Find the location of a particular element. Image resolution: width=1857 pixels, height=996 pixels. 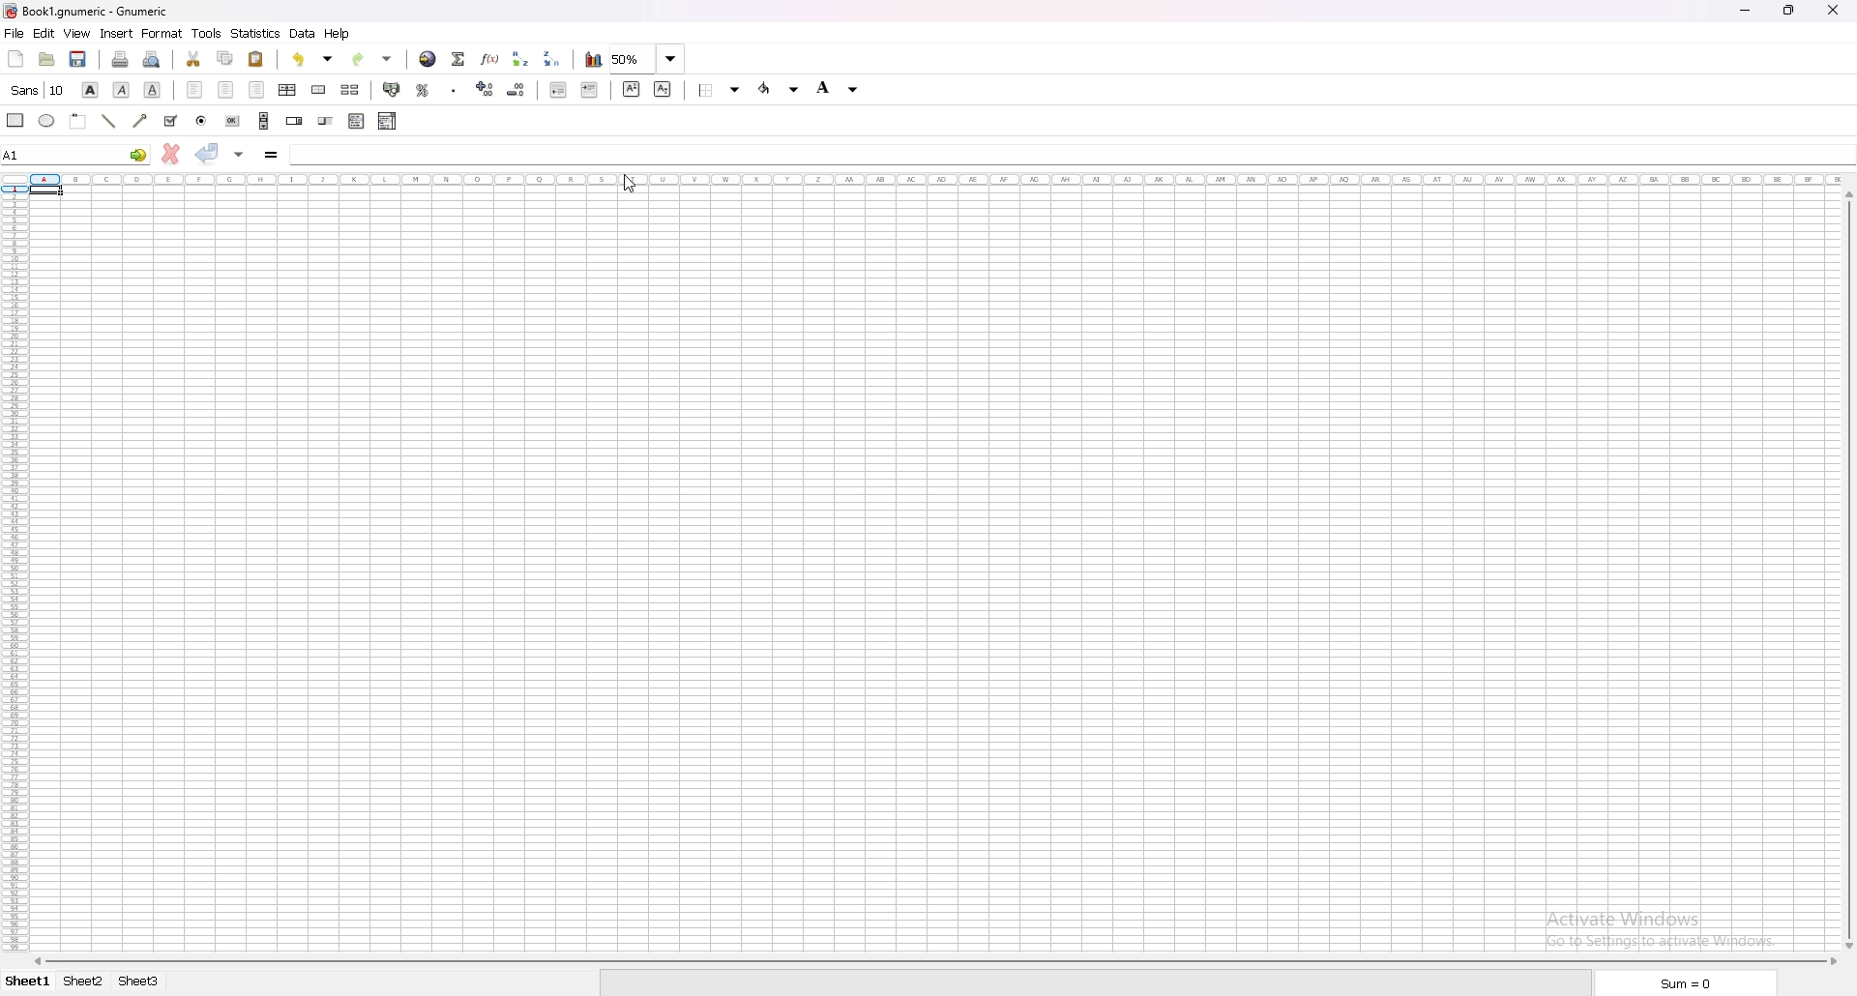

scroll bar is located at coordinates (935, 962).